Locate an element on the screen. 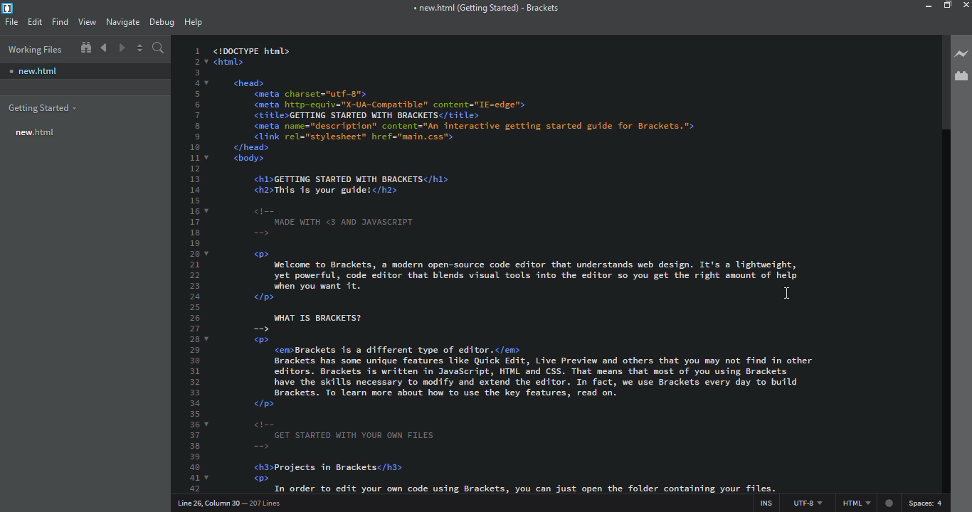  maximize is located at coordinates (948, 6).